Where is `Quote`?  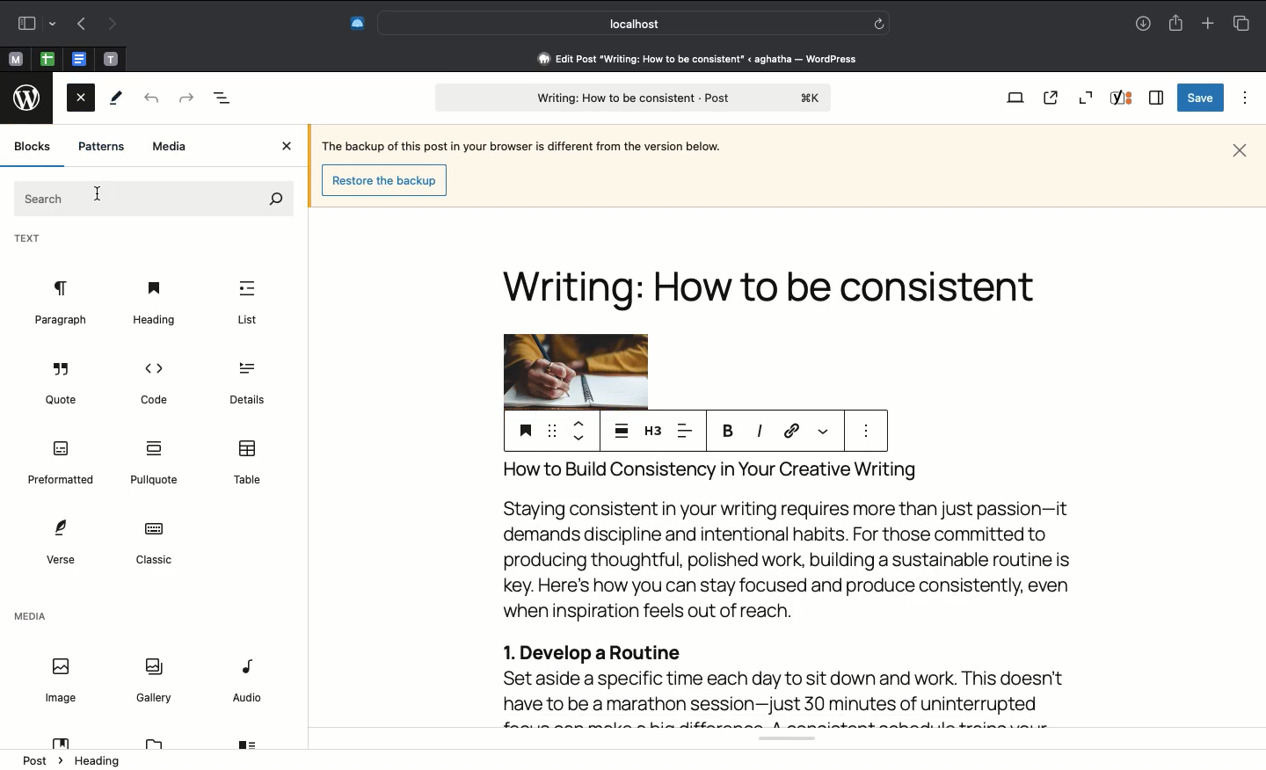 Quote is located at coordinates (63, 386).